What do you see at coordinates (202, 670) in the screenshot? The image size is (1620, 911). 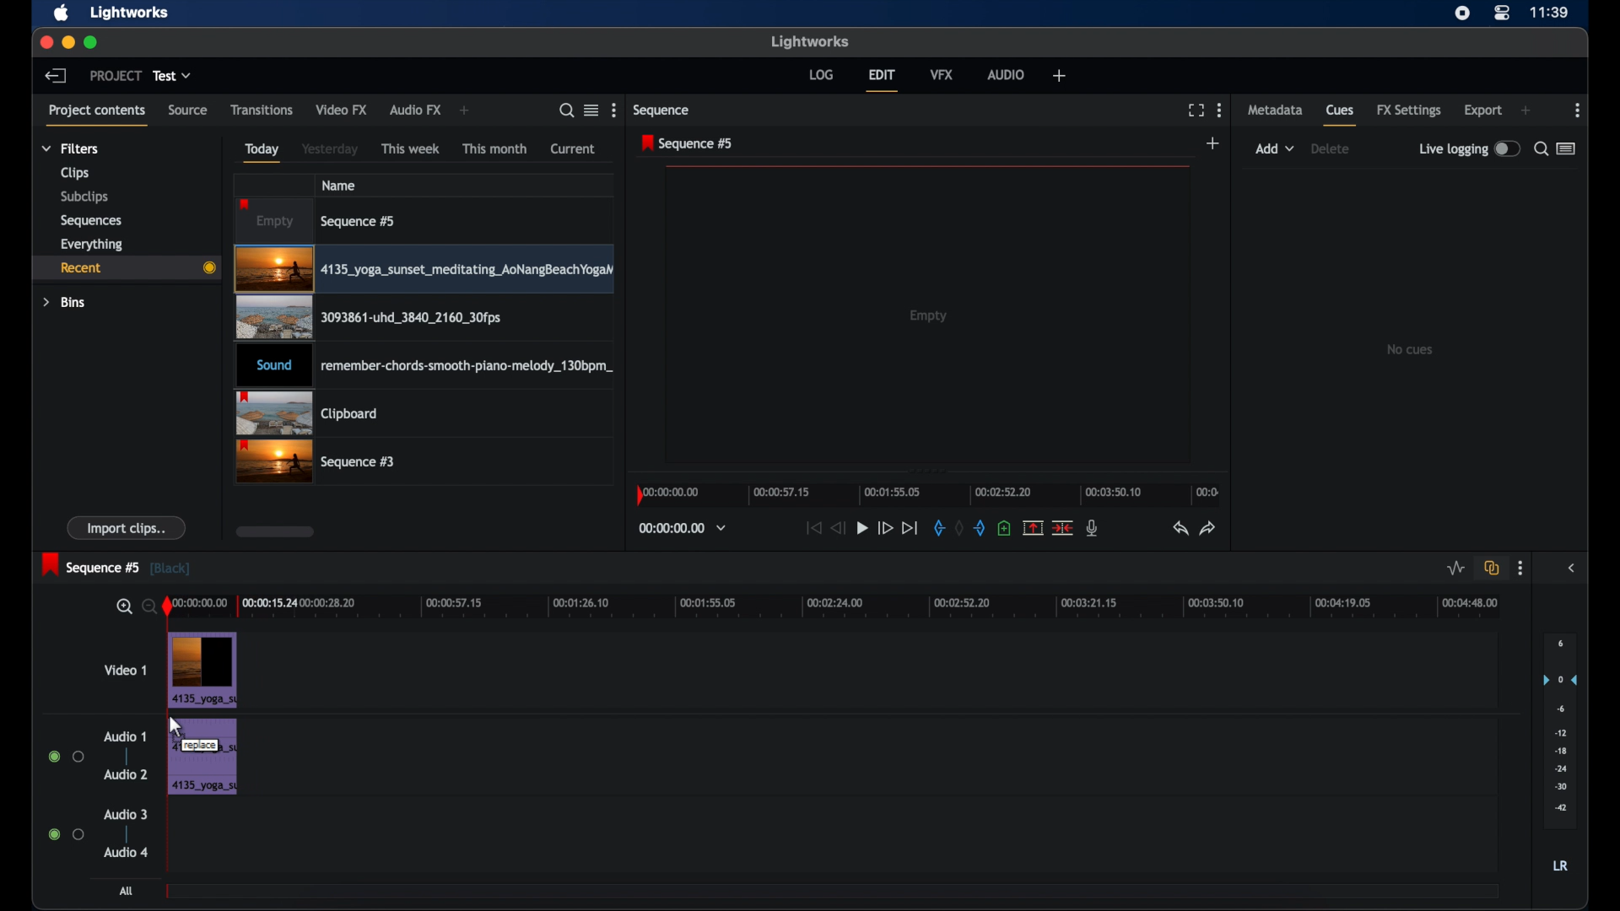 I see `video clip` at bounding box center [202, 670].